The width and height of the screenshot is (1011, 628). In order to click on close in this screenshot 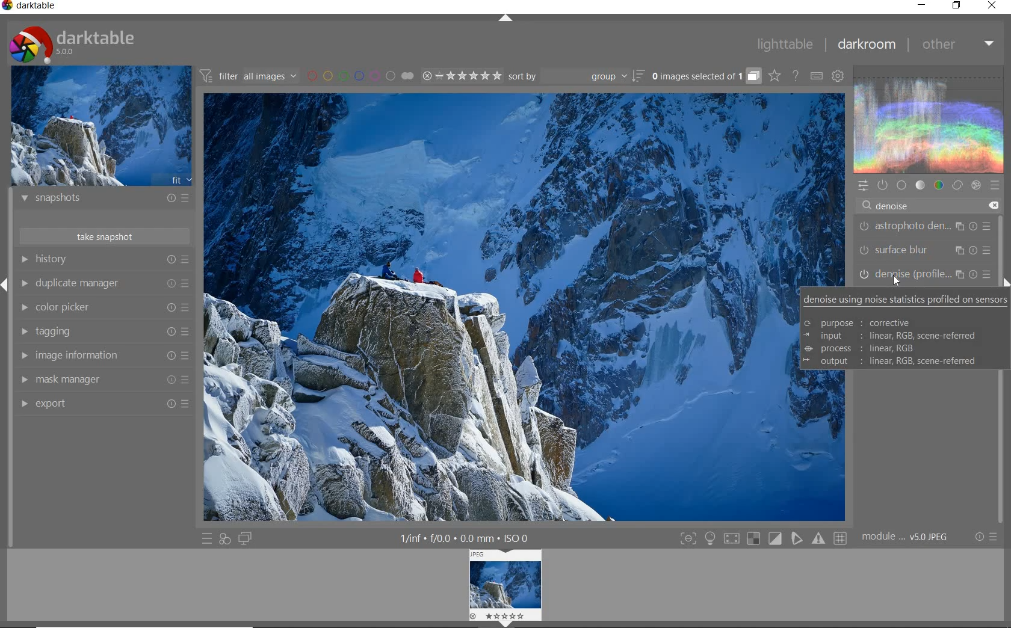, I will do `click(992, 6)`.